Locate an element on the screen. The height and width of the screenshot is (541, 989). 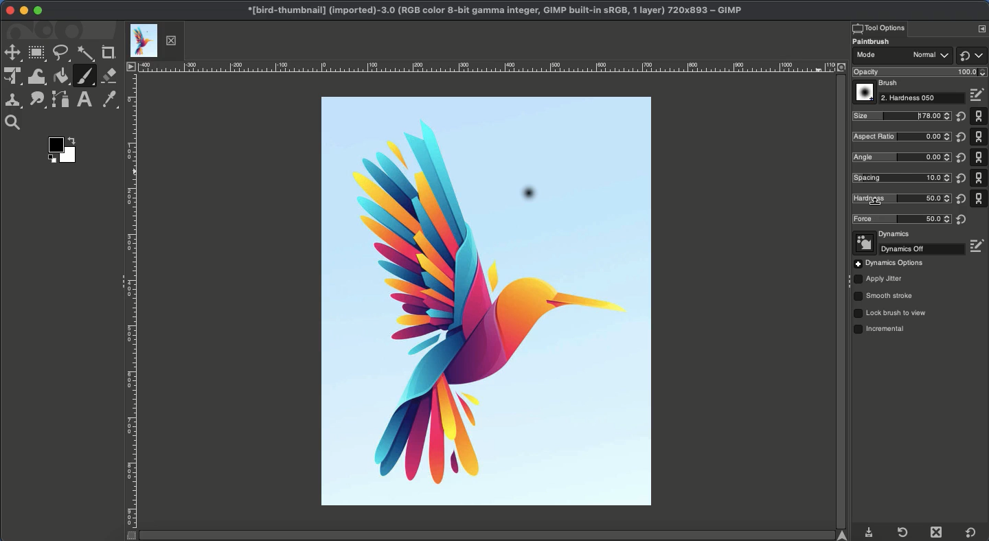
Hardness is located at coordinates (898, 198).